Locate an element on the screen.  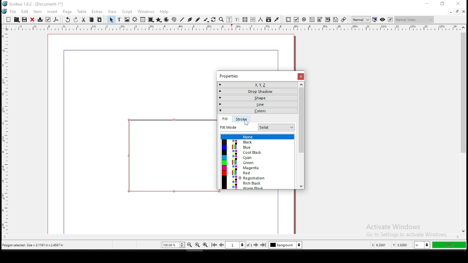
freehand line is located at coordinates (198, 19).